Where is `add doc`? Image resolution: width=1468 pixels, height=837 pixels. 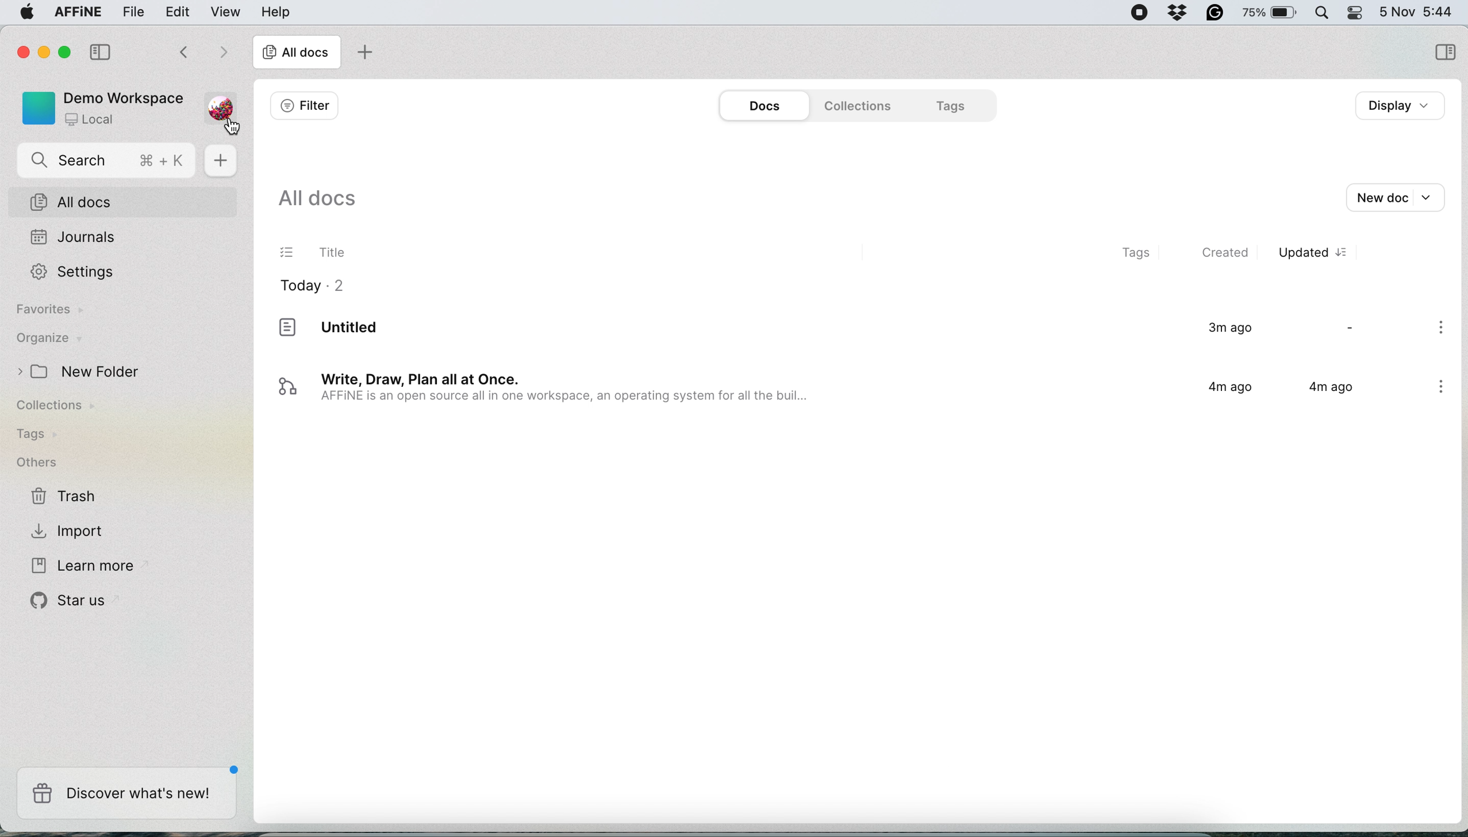
add doc is located at coordinates (363, 54).